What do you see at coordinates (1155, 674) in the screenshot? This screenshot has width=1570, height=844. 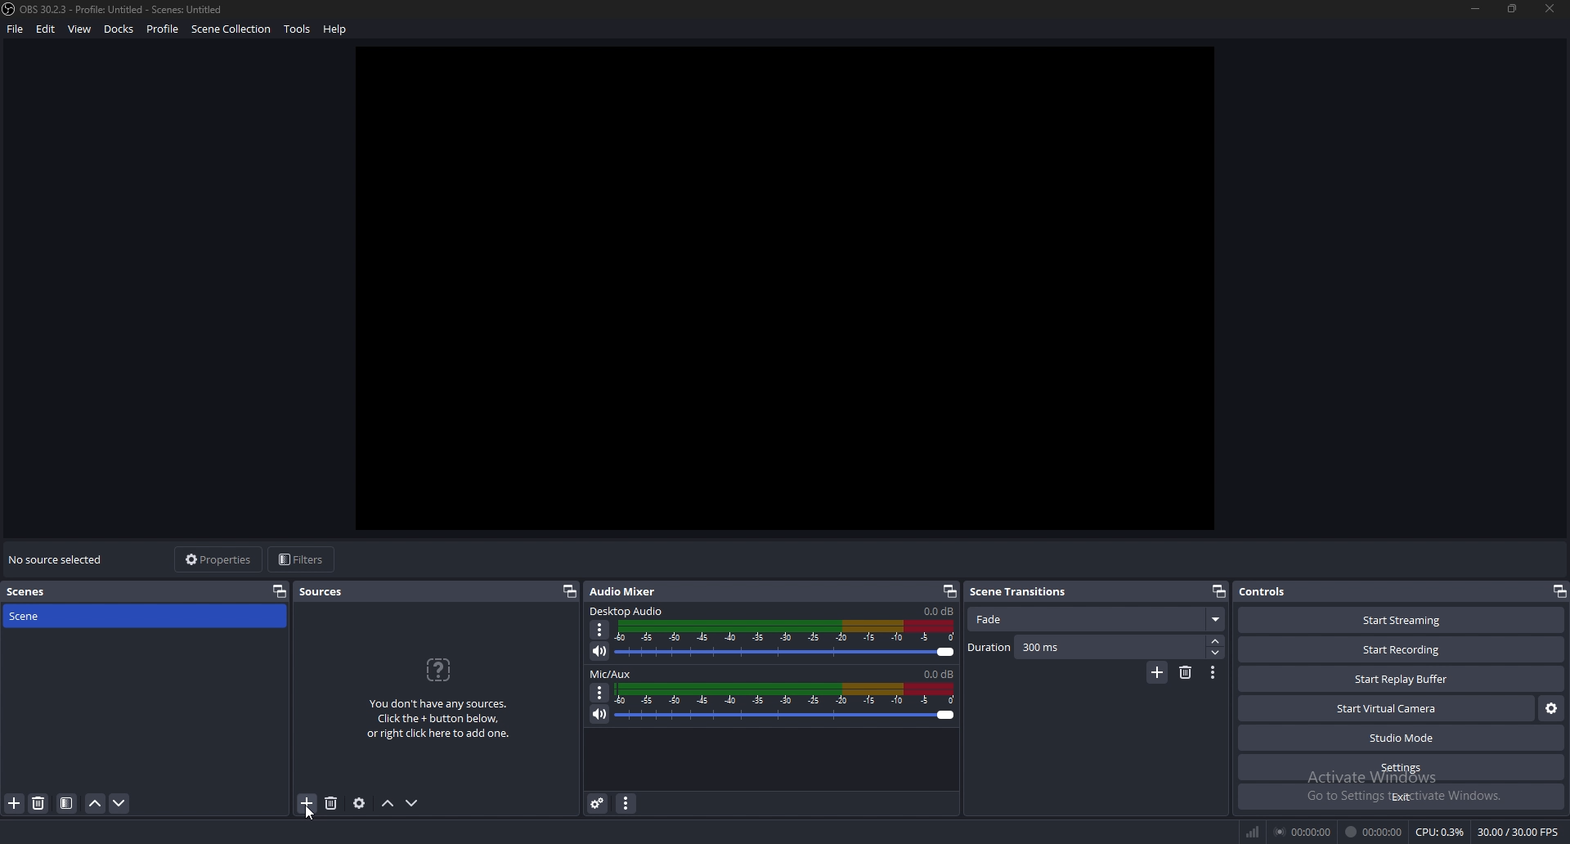 I see `add transition` at bounding box center [1155, 674].